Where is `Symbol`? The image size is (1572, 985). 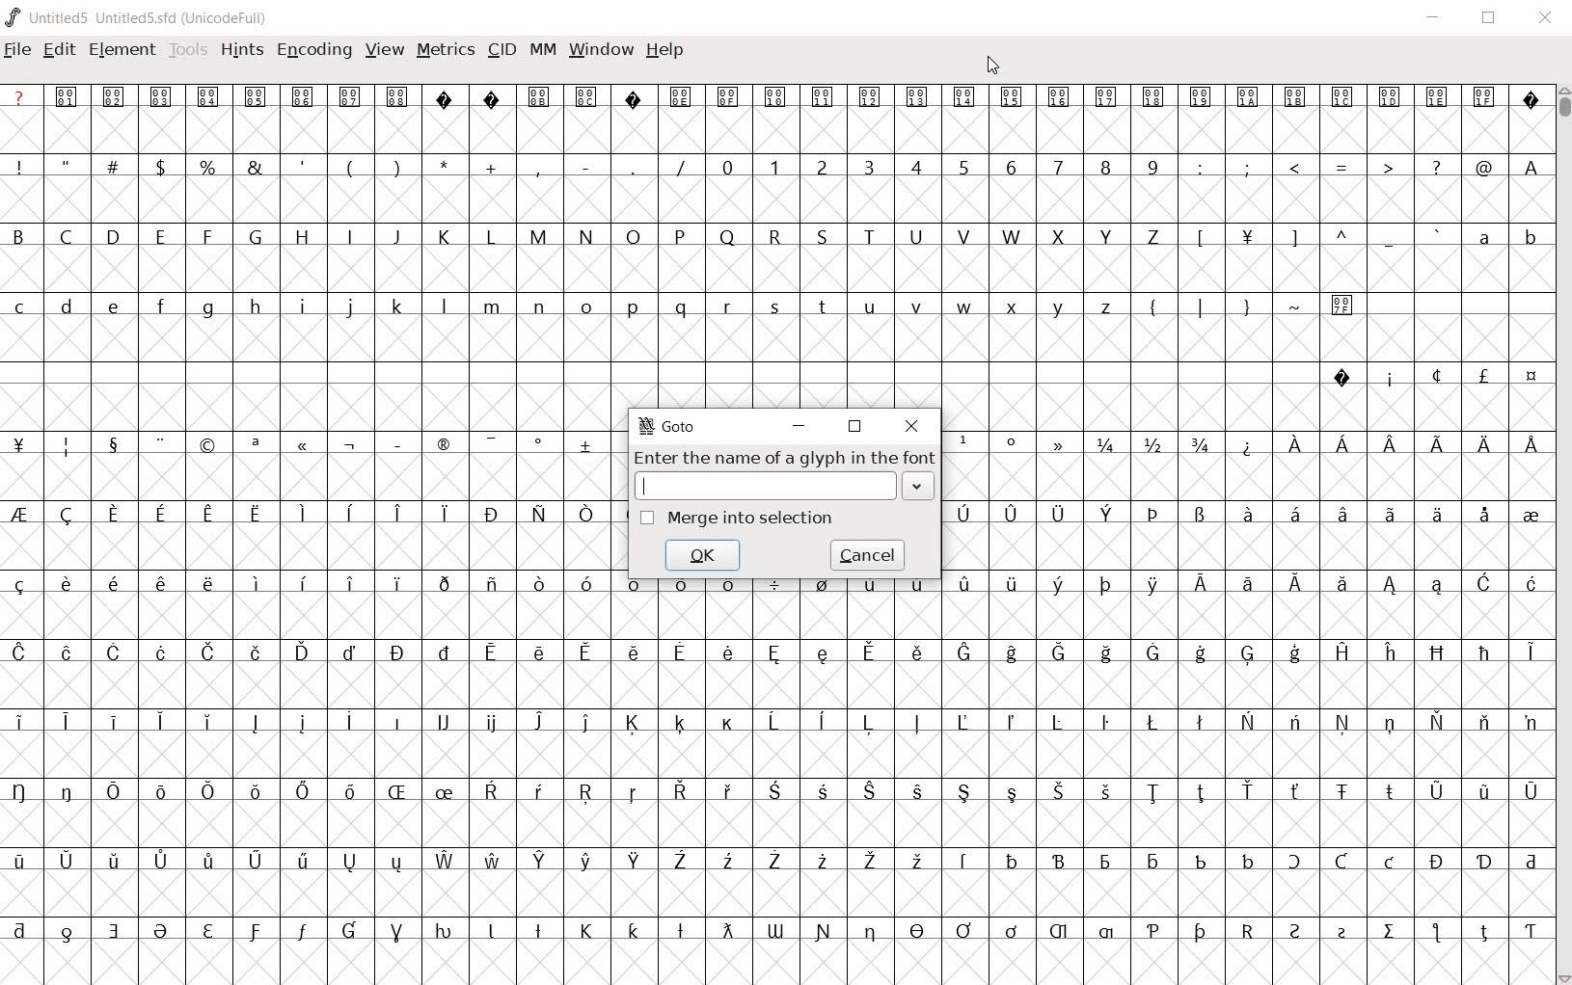
Symbol is located at coordinates (1296, 931).